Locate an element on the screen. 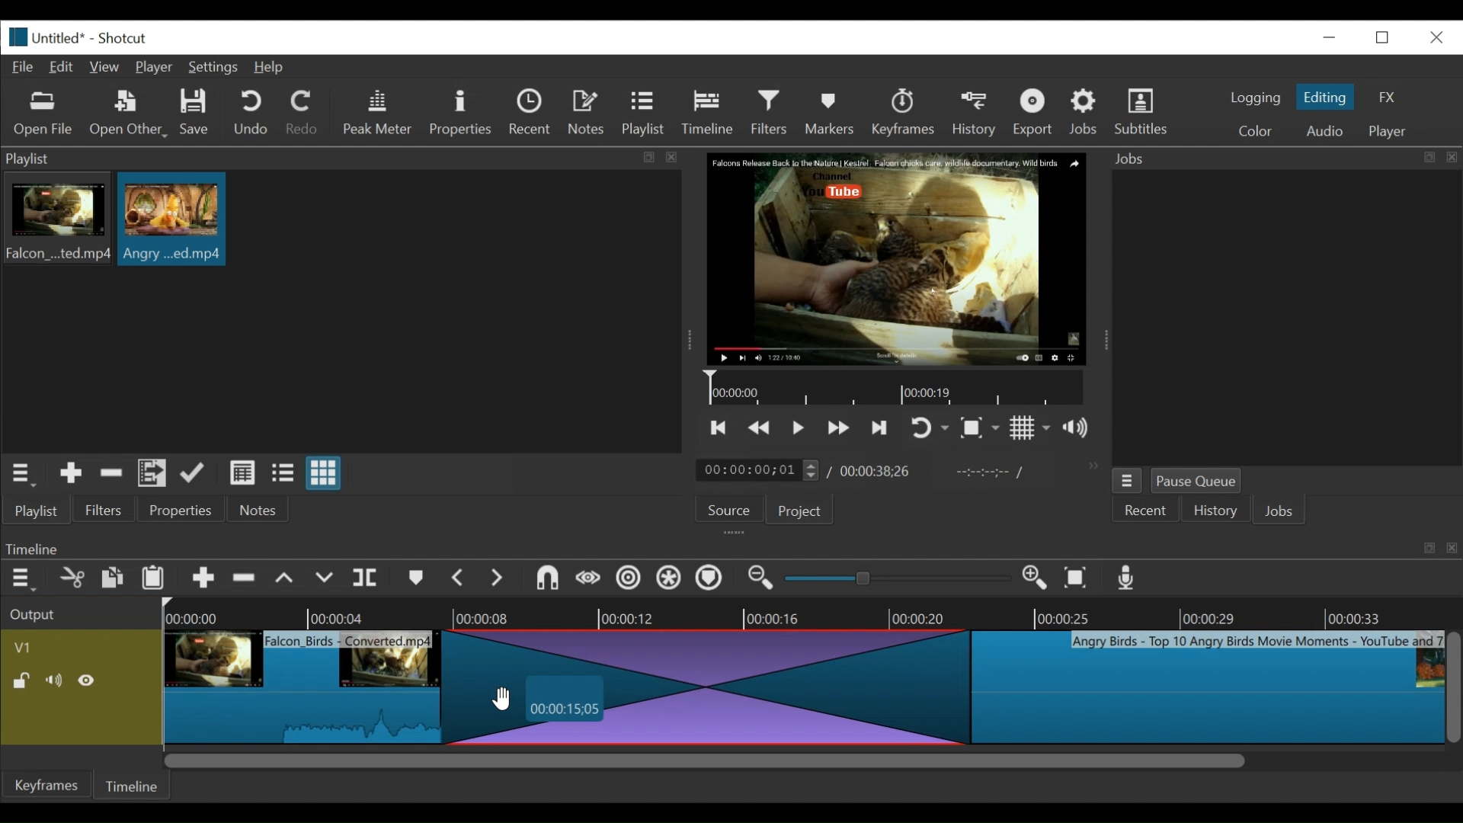 Image resolution: width=1463 pixels, height=823 pixels. File is located at coordinates (26, 68).